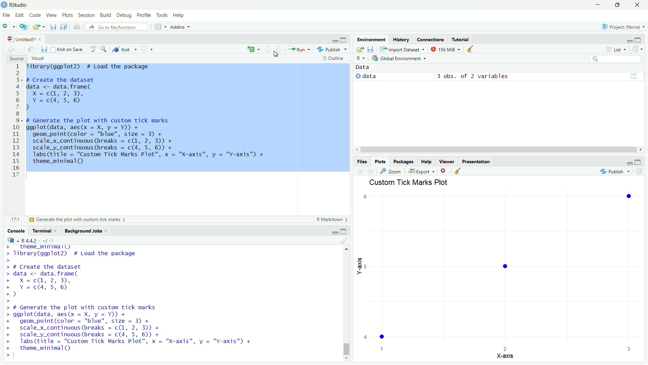 The width and height of the screenshot is (648, 365). What do you see at coordinates (346, 305) in the screenshot?
I see `scrollbar` at bounding box center [346, 305].